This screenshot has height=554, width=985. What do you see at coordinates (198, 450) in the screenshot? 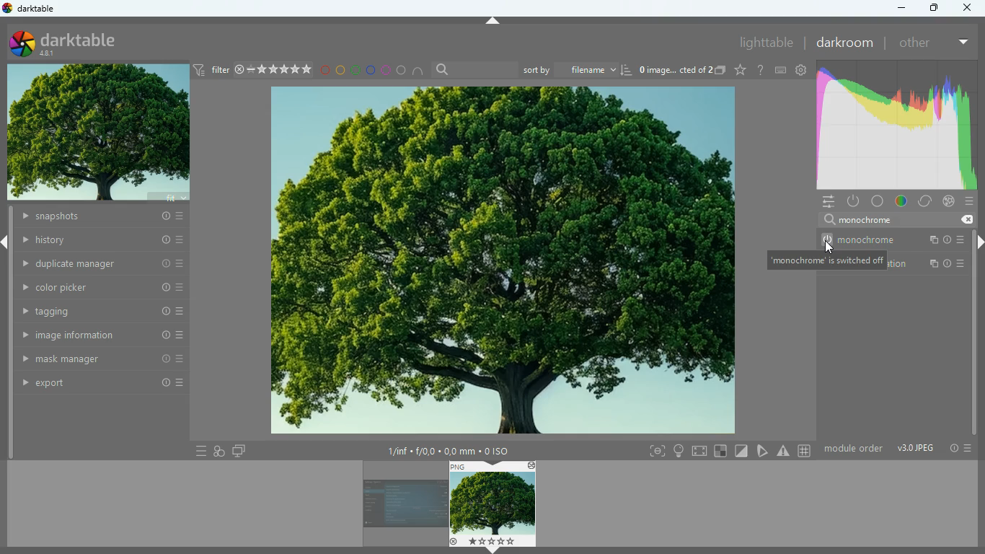
I see `menu` at bounding box center [198, 450].